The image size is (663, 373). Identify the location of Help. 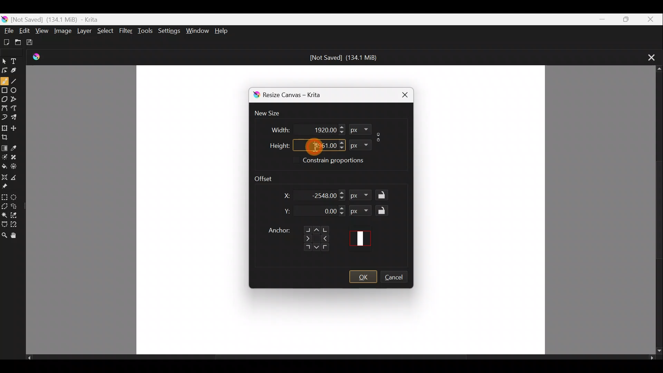
(224, 31).